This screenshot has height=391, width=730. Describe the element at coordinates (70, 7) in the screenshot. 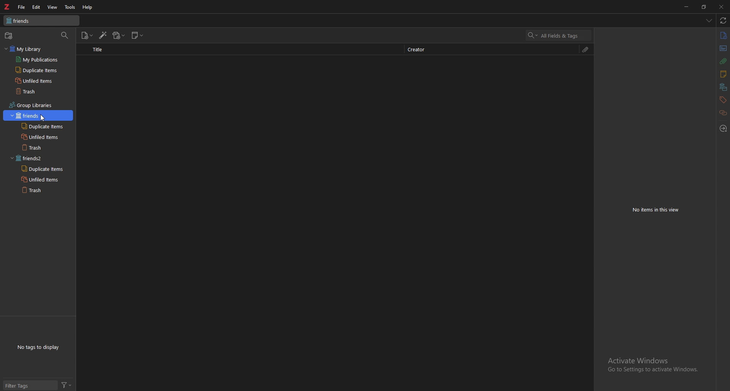

I see `tools` at that location.